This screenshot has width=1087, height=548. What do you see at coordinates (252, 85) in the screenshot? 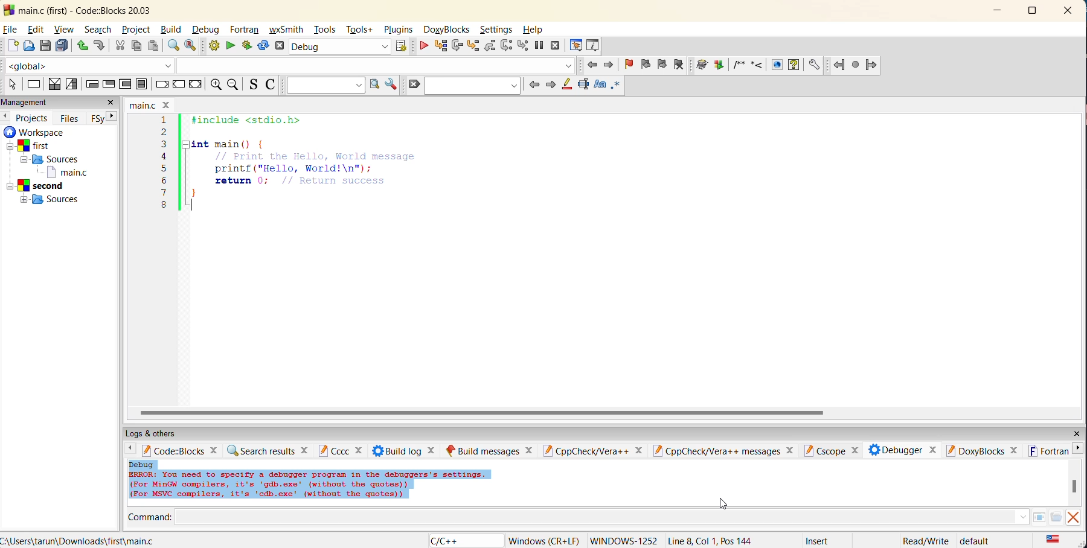
I see `toggle source` at bounding box center [252, 85].